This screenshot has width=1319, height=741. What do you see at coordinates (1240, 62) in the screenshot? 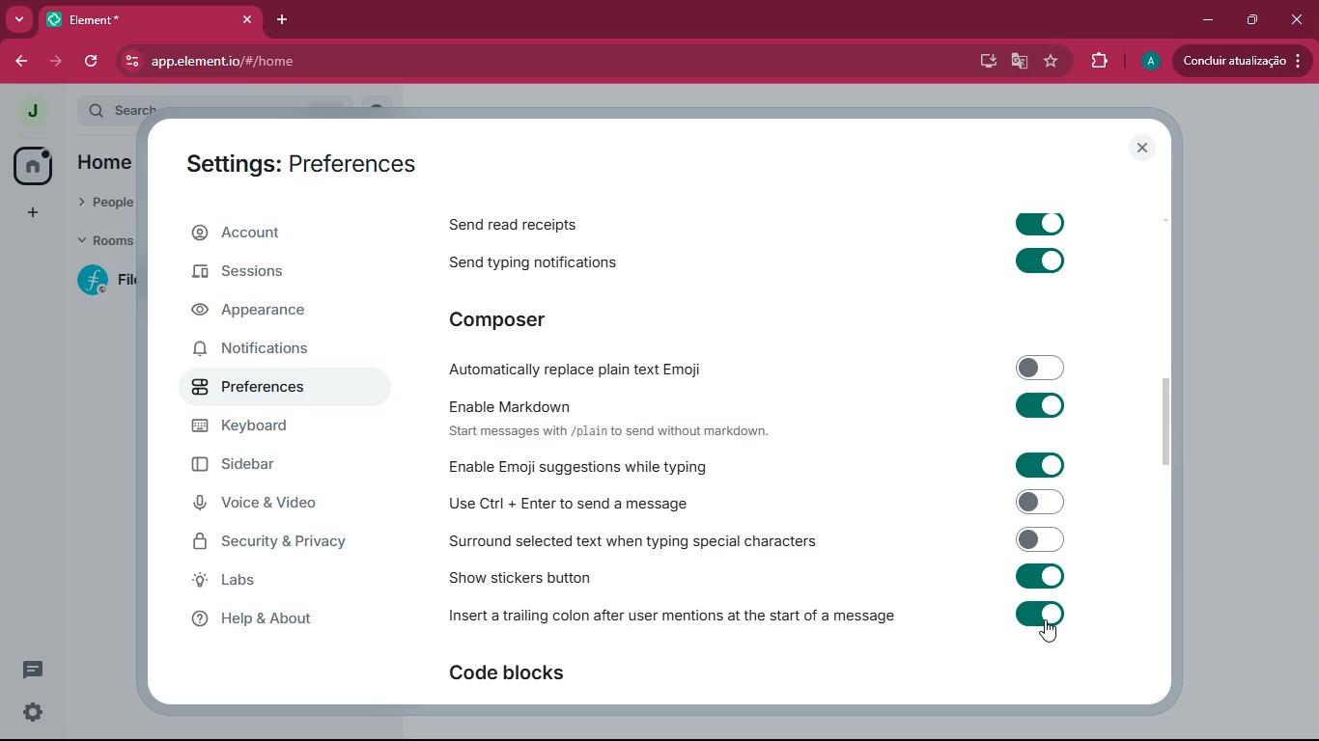
I see `conduir atualizacao` at bounding box center [1240, 62].